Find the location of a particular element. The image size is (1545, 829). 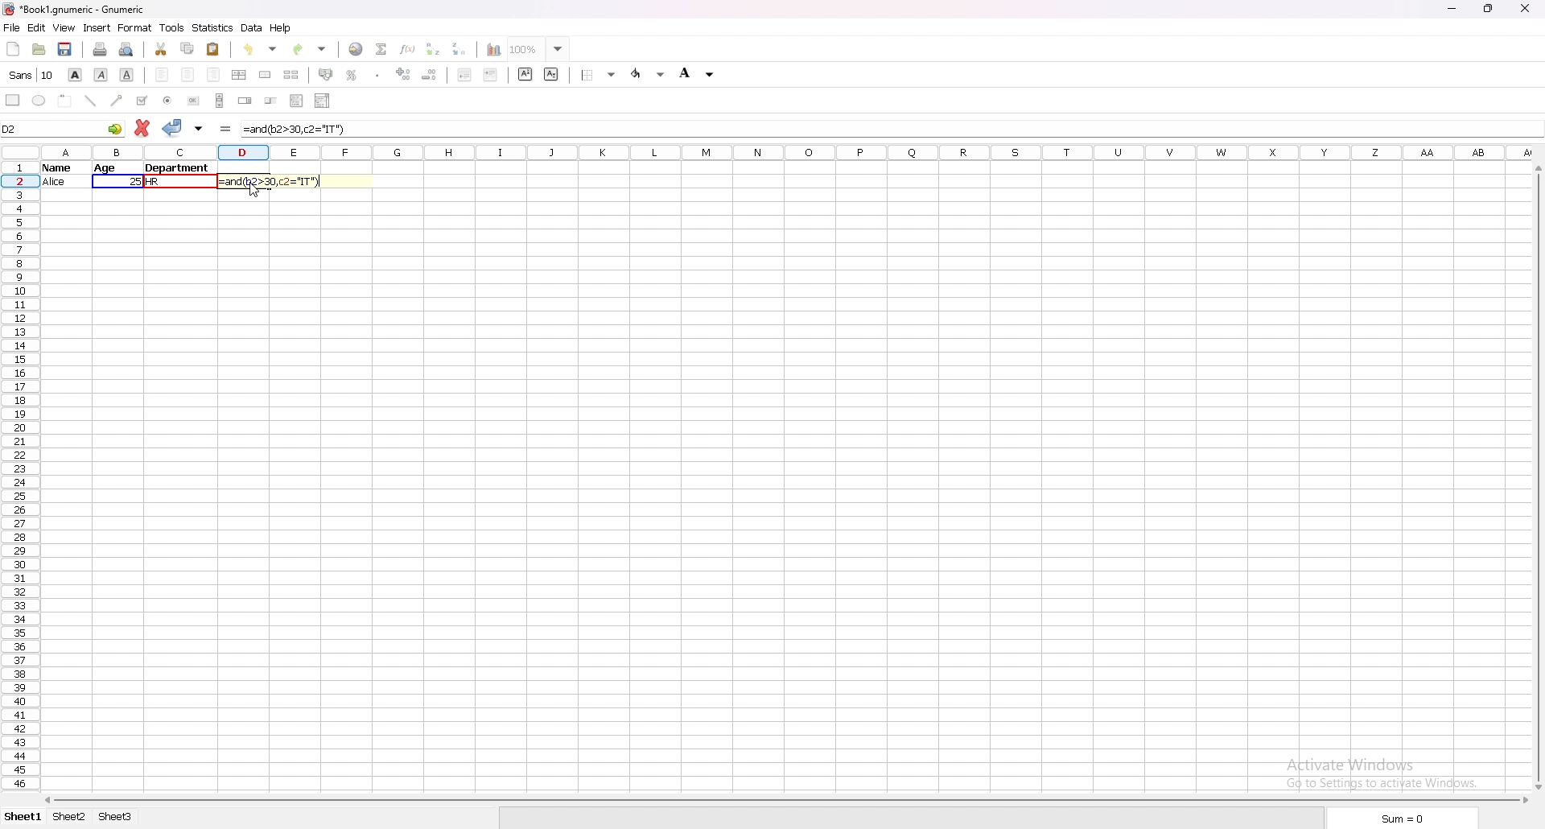

decrease indent is located at coordinates (464, 75).